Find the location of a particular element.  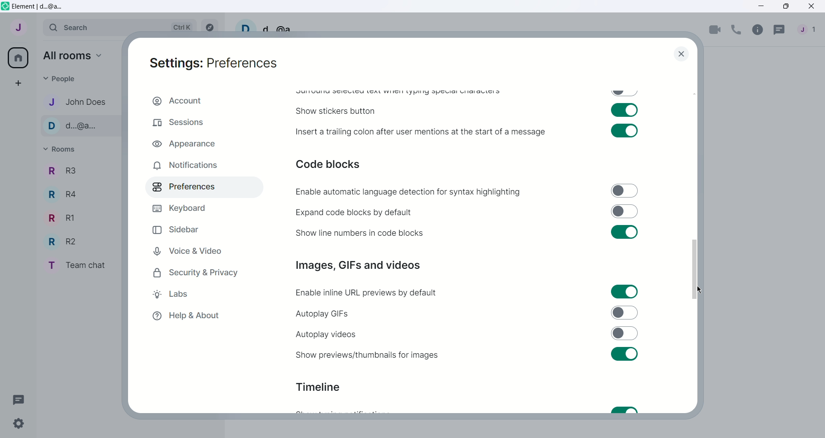

Team chat - room name is located at coordinates (81, 265).